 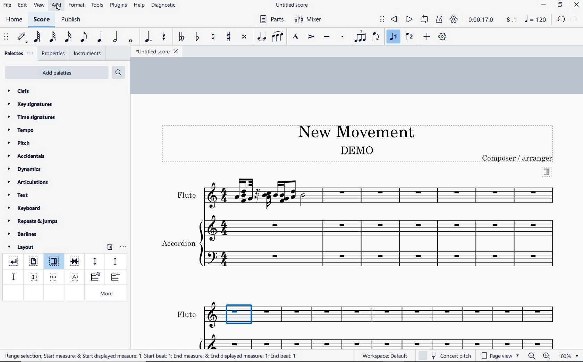 I want to click on voice 2, so click(x=409, y=37).